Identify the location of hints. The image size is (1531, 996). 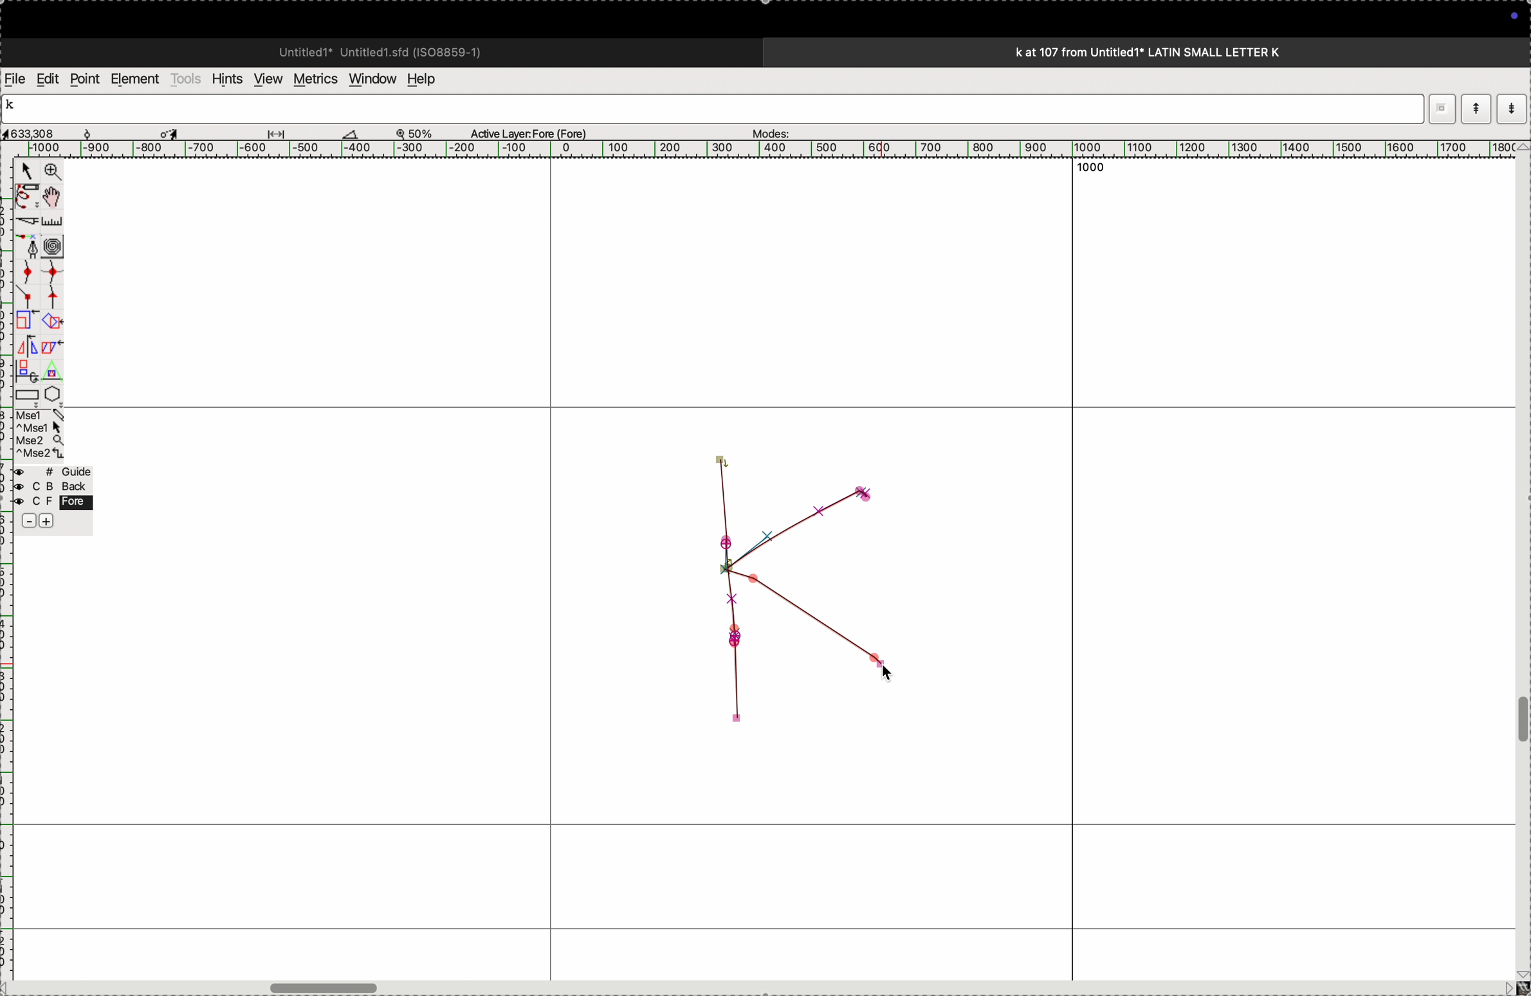
(225, 78).